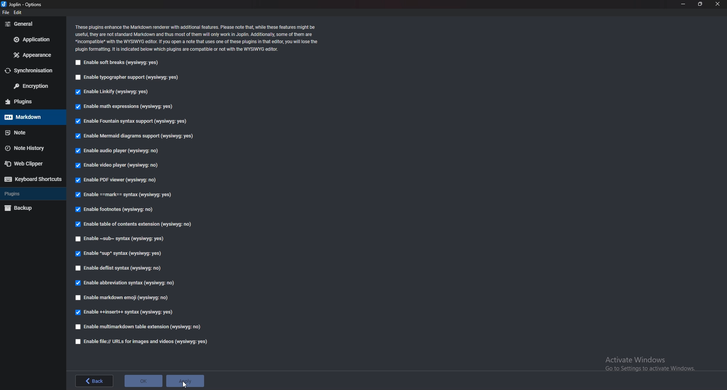 The image size is (727, 390). What do you see at coordinates (115, 209) in the screenshot?
I see `Enable footnotes` at bounding box center [115, 209].